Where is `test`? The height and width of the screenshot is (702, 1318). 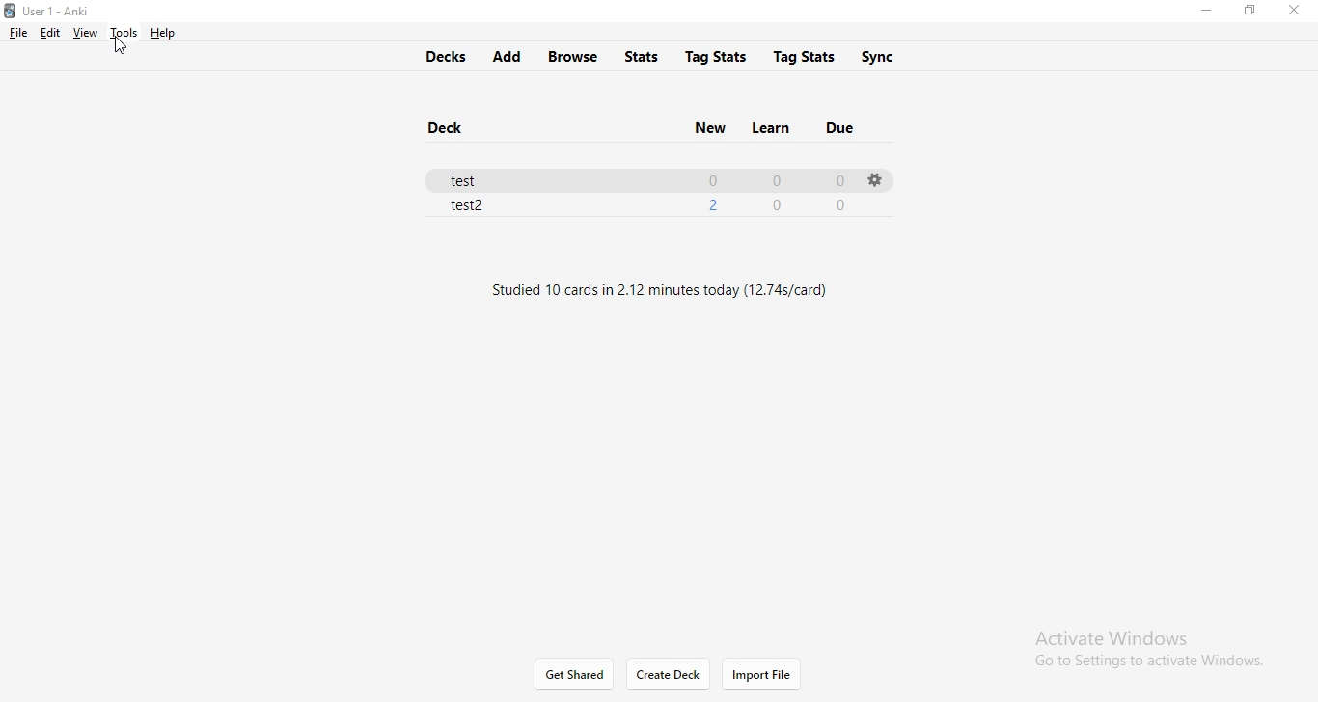 test is located at coordinates (637, 178).